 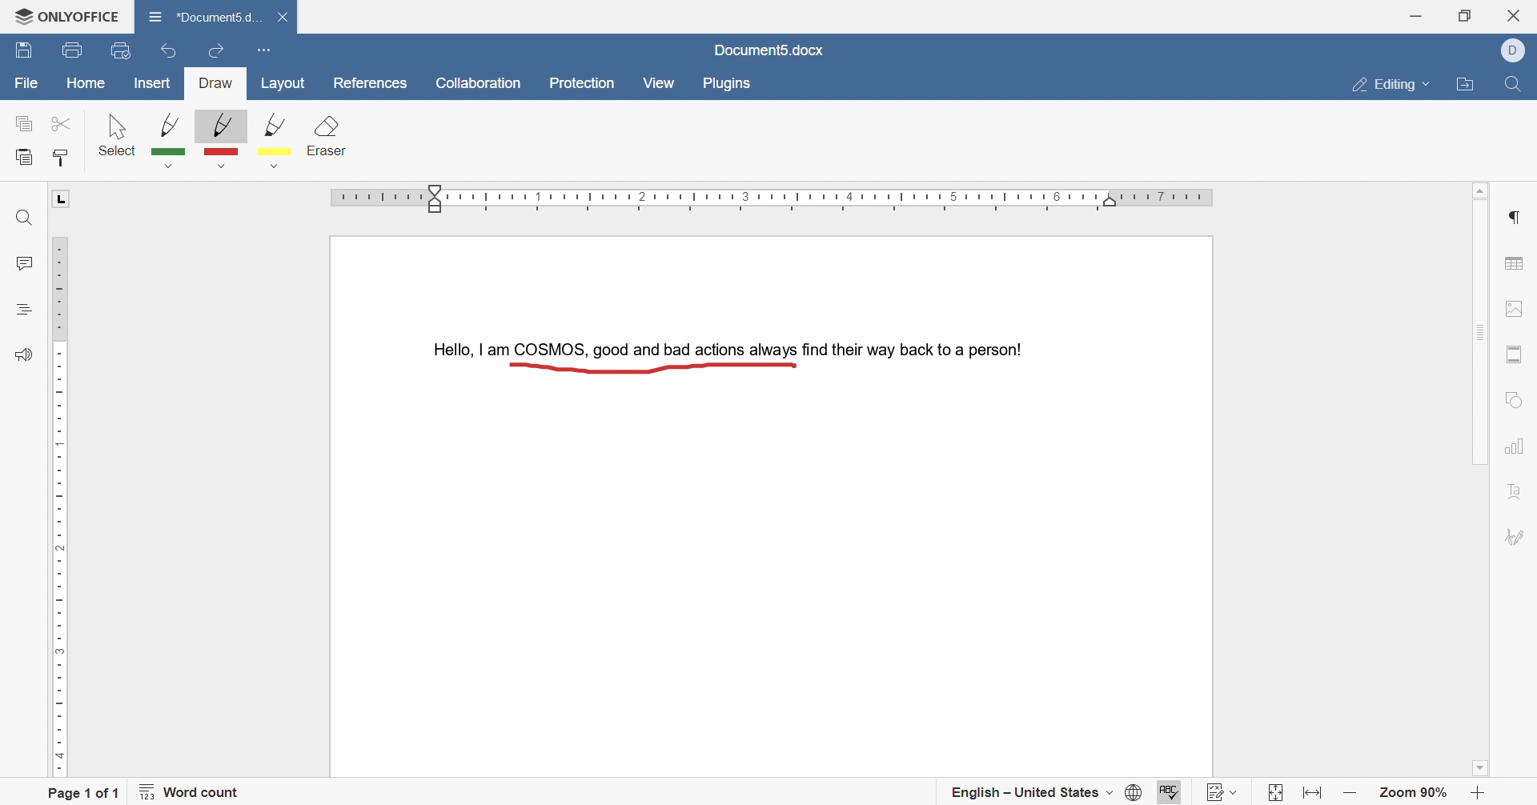 I want to click on editing, so click(x=1392, y=82).